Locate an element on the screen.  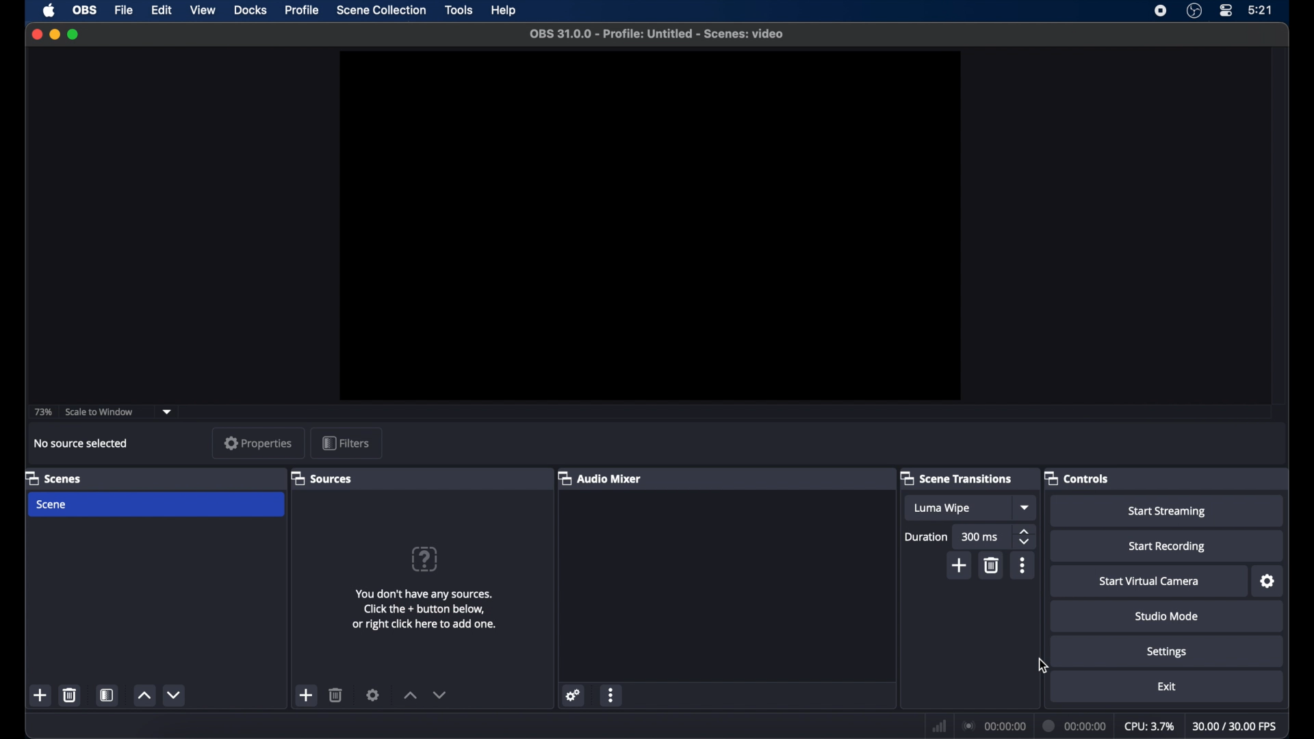
luma wipe is located at coordinates (942, 508).